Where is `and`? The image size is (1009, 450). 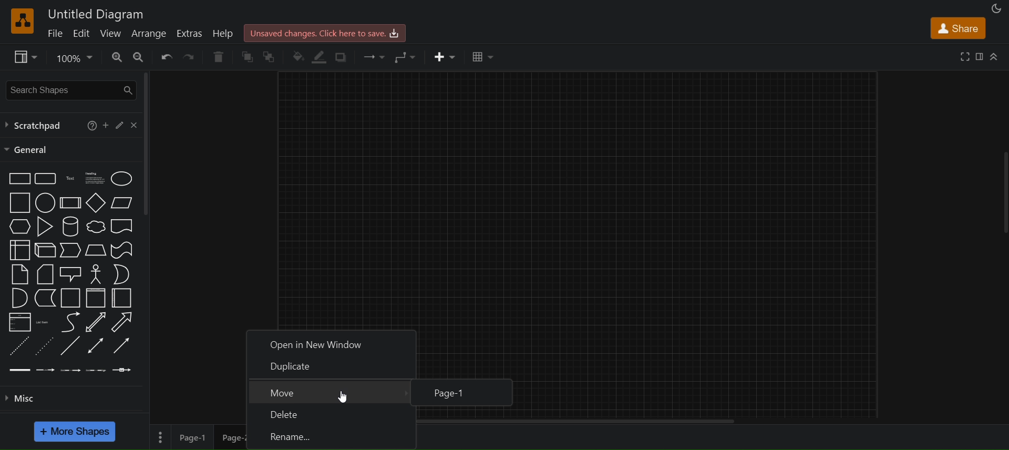 and is located at coordinates (18, 298).